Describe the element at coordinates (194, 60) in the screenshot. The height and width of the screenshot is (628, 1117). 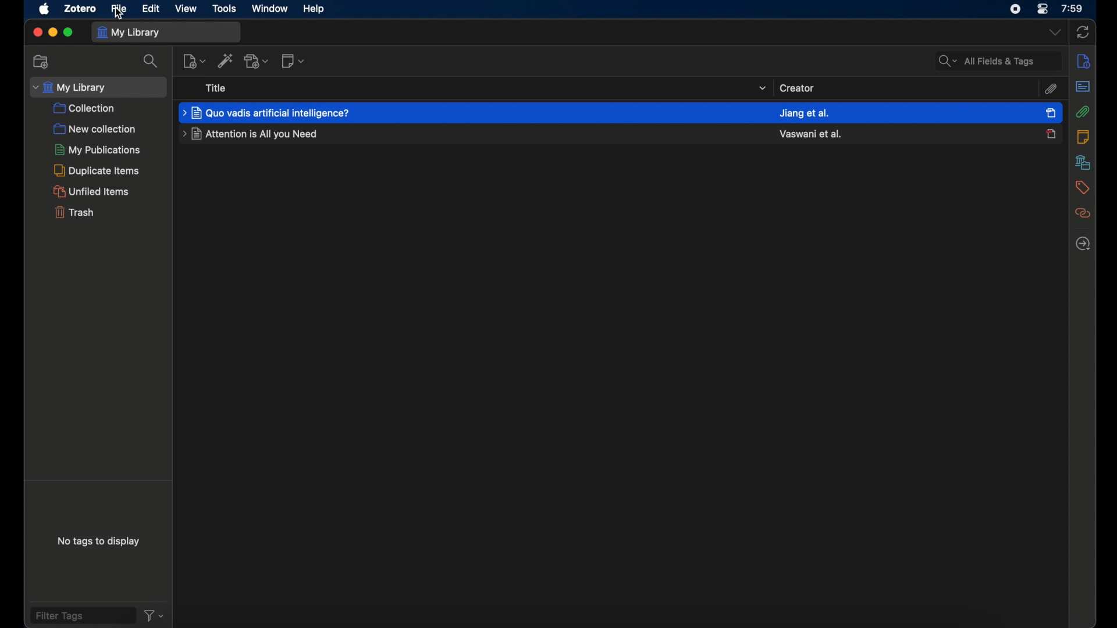
I see `new item` at that location.